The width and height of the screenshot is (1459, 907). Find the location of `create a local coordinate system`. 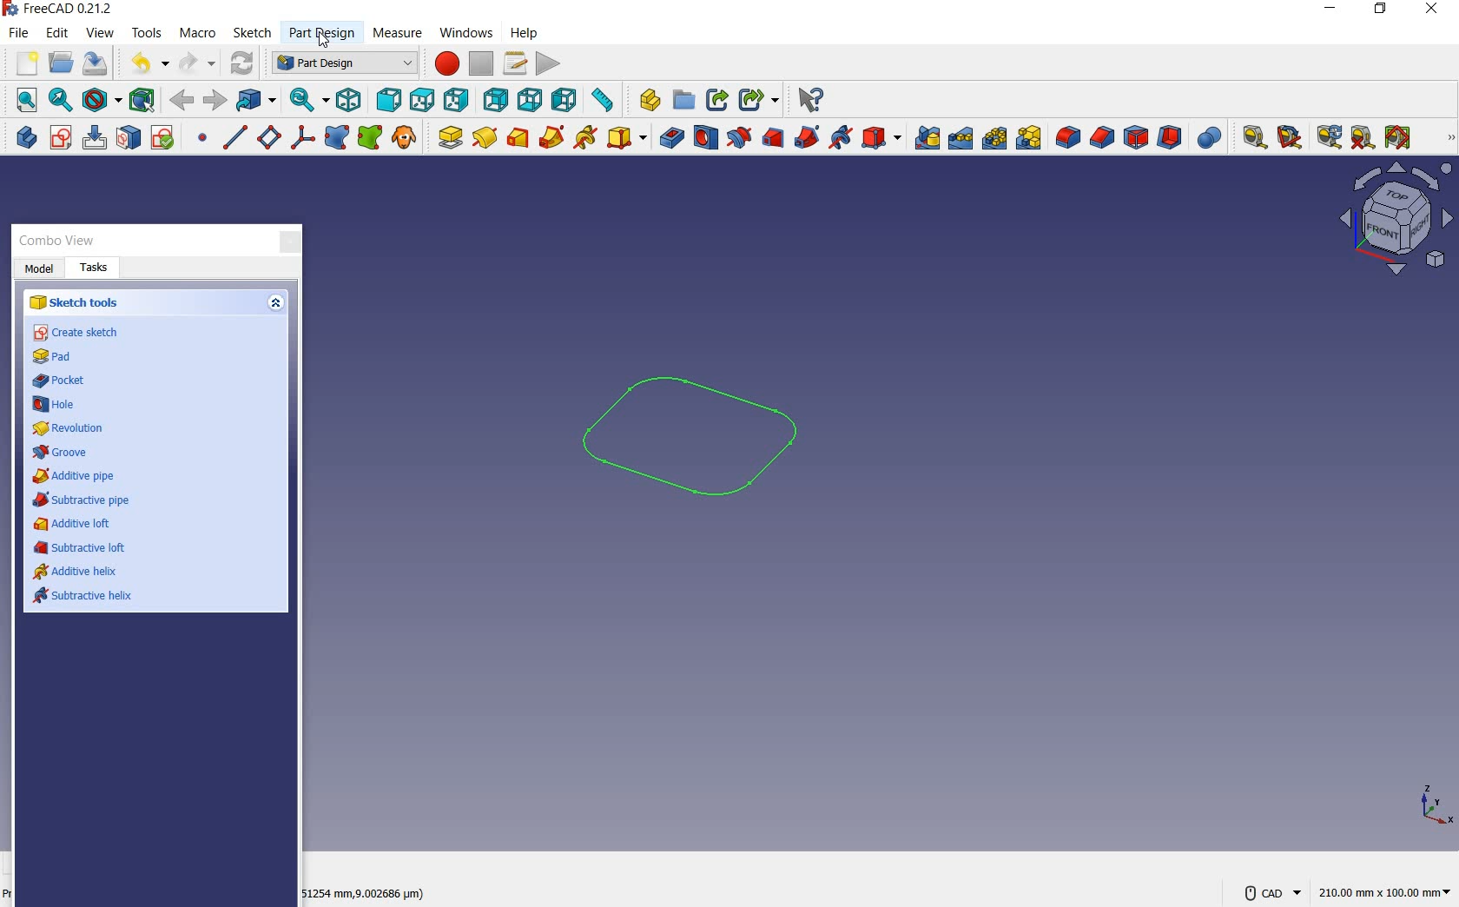

create a local coordinate system is located at coordinates (303, 139).